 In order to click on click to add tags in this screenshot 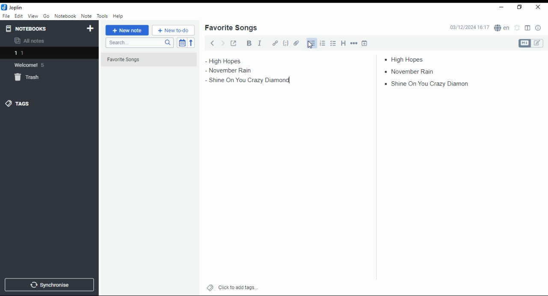, I will do `click(238, 286)`.